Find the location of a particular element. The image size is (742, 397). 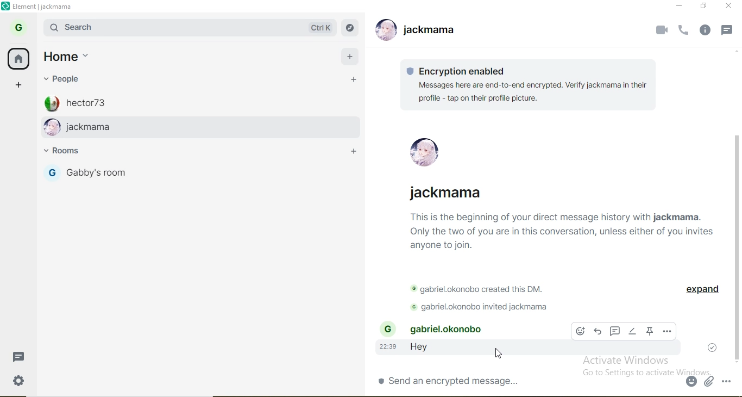

settings is located at coordinates (17, 380).